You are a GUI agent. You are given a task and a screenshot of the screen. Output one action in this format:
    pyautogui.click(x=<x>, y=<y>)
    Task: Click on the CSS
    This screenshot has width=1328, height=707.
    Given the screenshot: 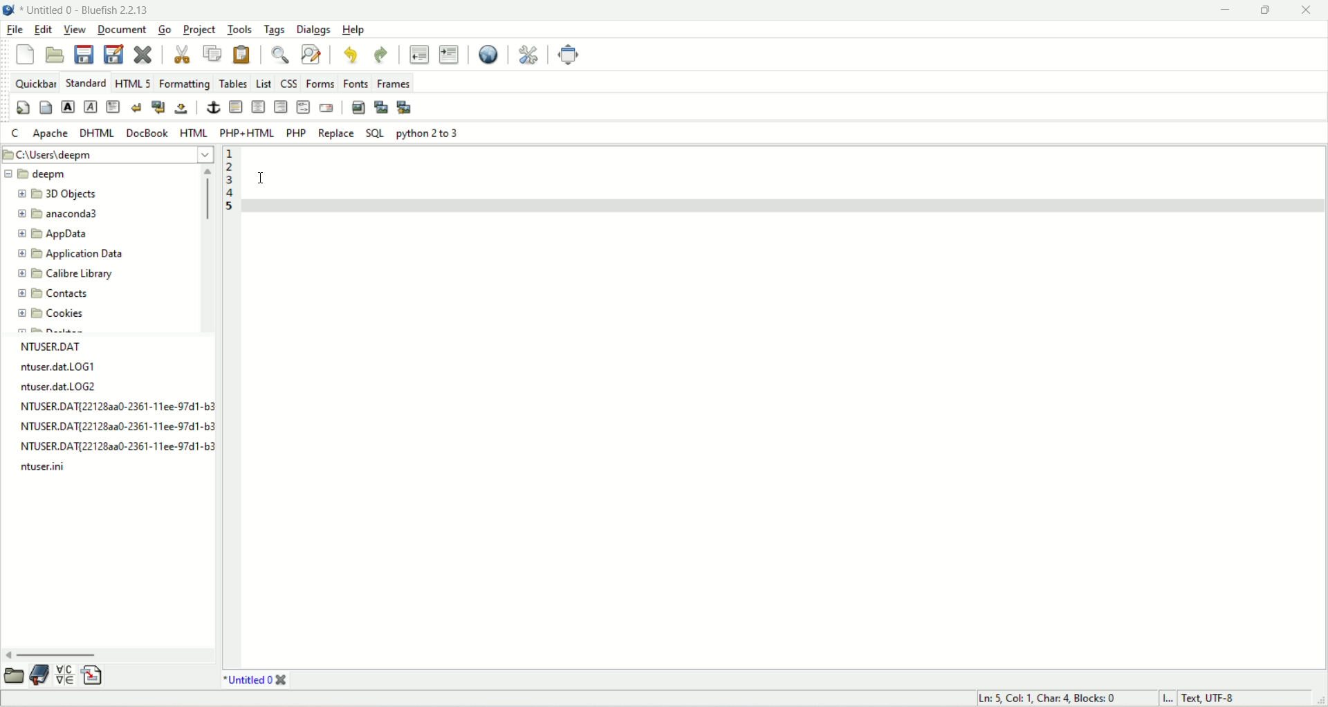 What is the action you would take?
    pyautogui.click(x=290, y=83)
    